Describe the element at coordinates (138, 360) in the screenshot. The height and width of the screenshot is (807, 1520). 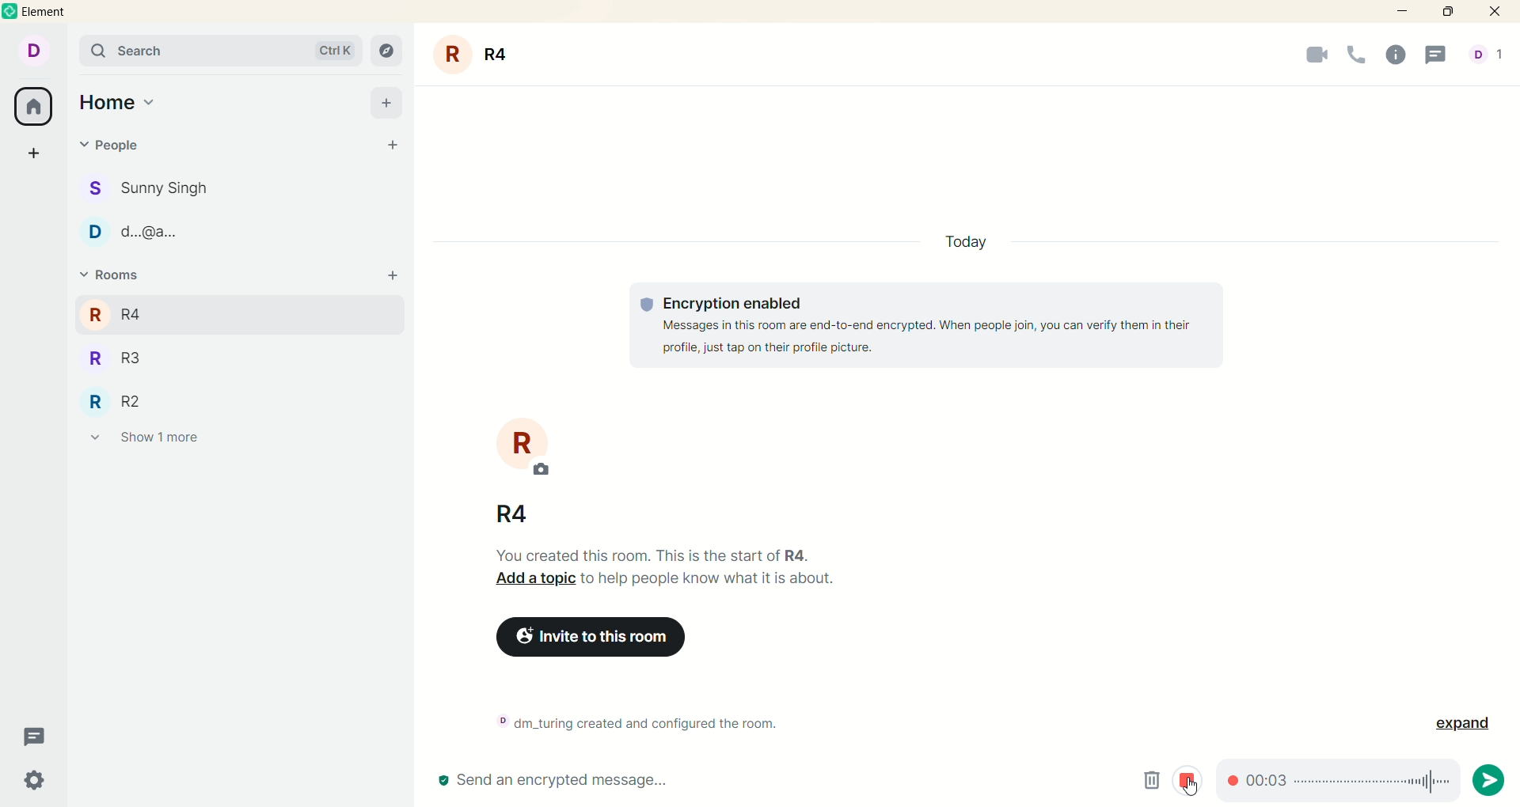
I see `R3` at that location.